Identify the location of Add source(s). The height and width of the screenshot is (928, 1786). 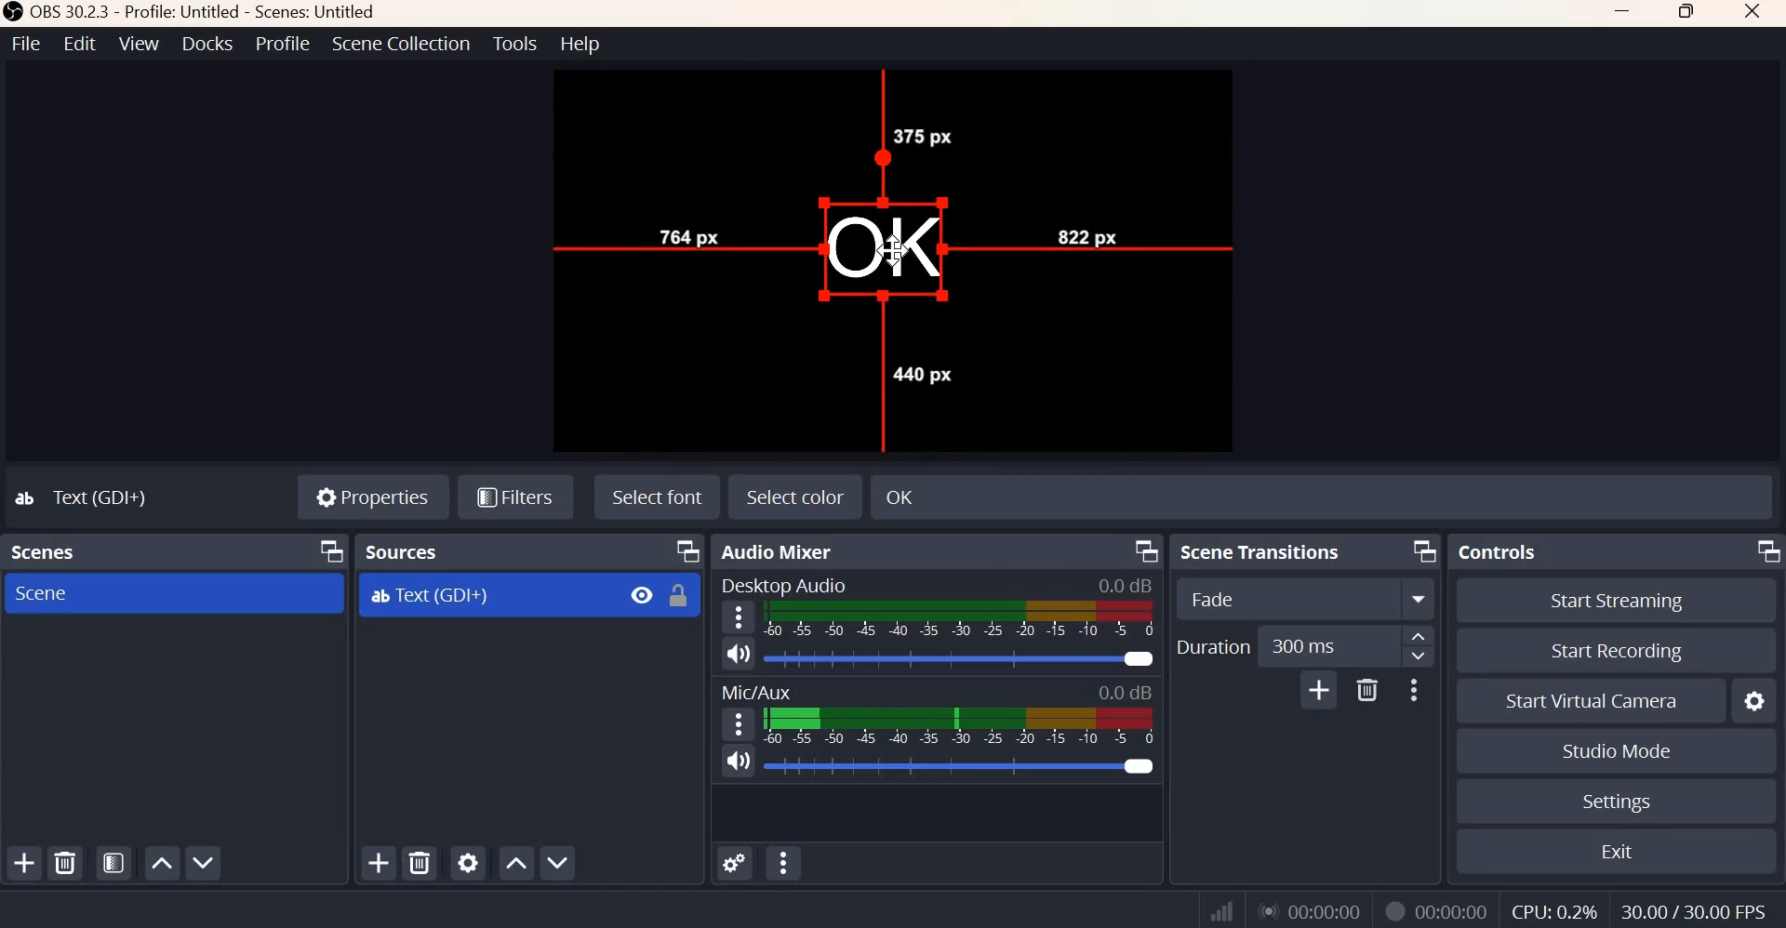
(380, 864).